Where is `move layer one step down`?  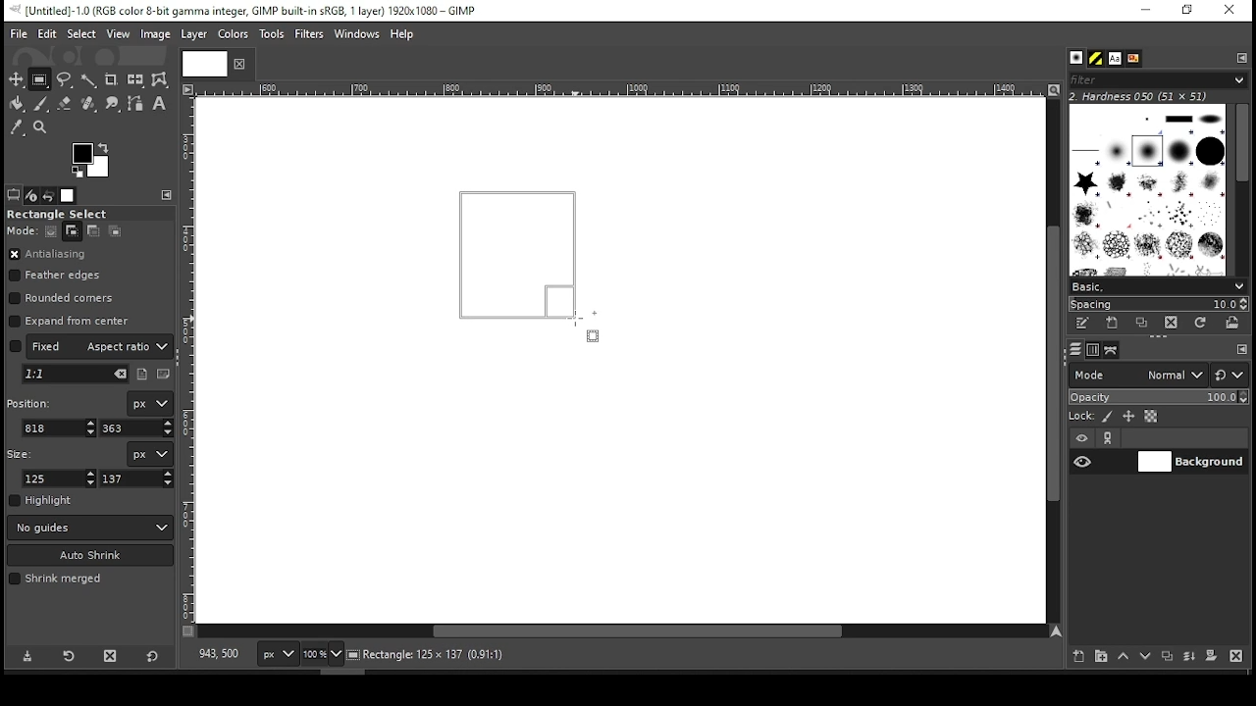
move layer one step down is located at coordinates (1146, 658).